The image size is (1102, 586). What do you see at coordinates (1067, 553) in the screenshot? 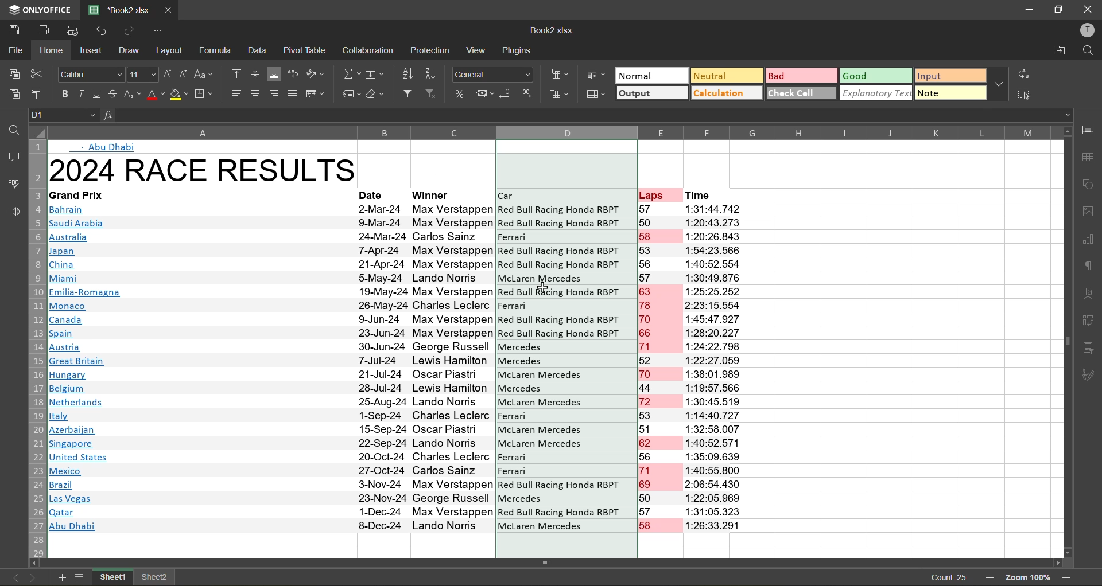
I see `move down` at bounding box center [1067, 553].